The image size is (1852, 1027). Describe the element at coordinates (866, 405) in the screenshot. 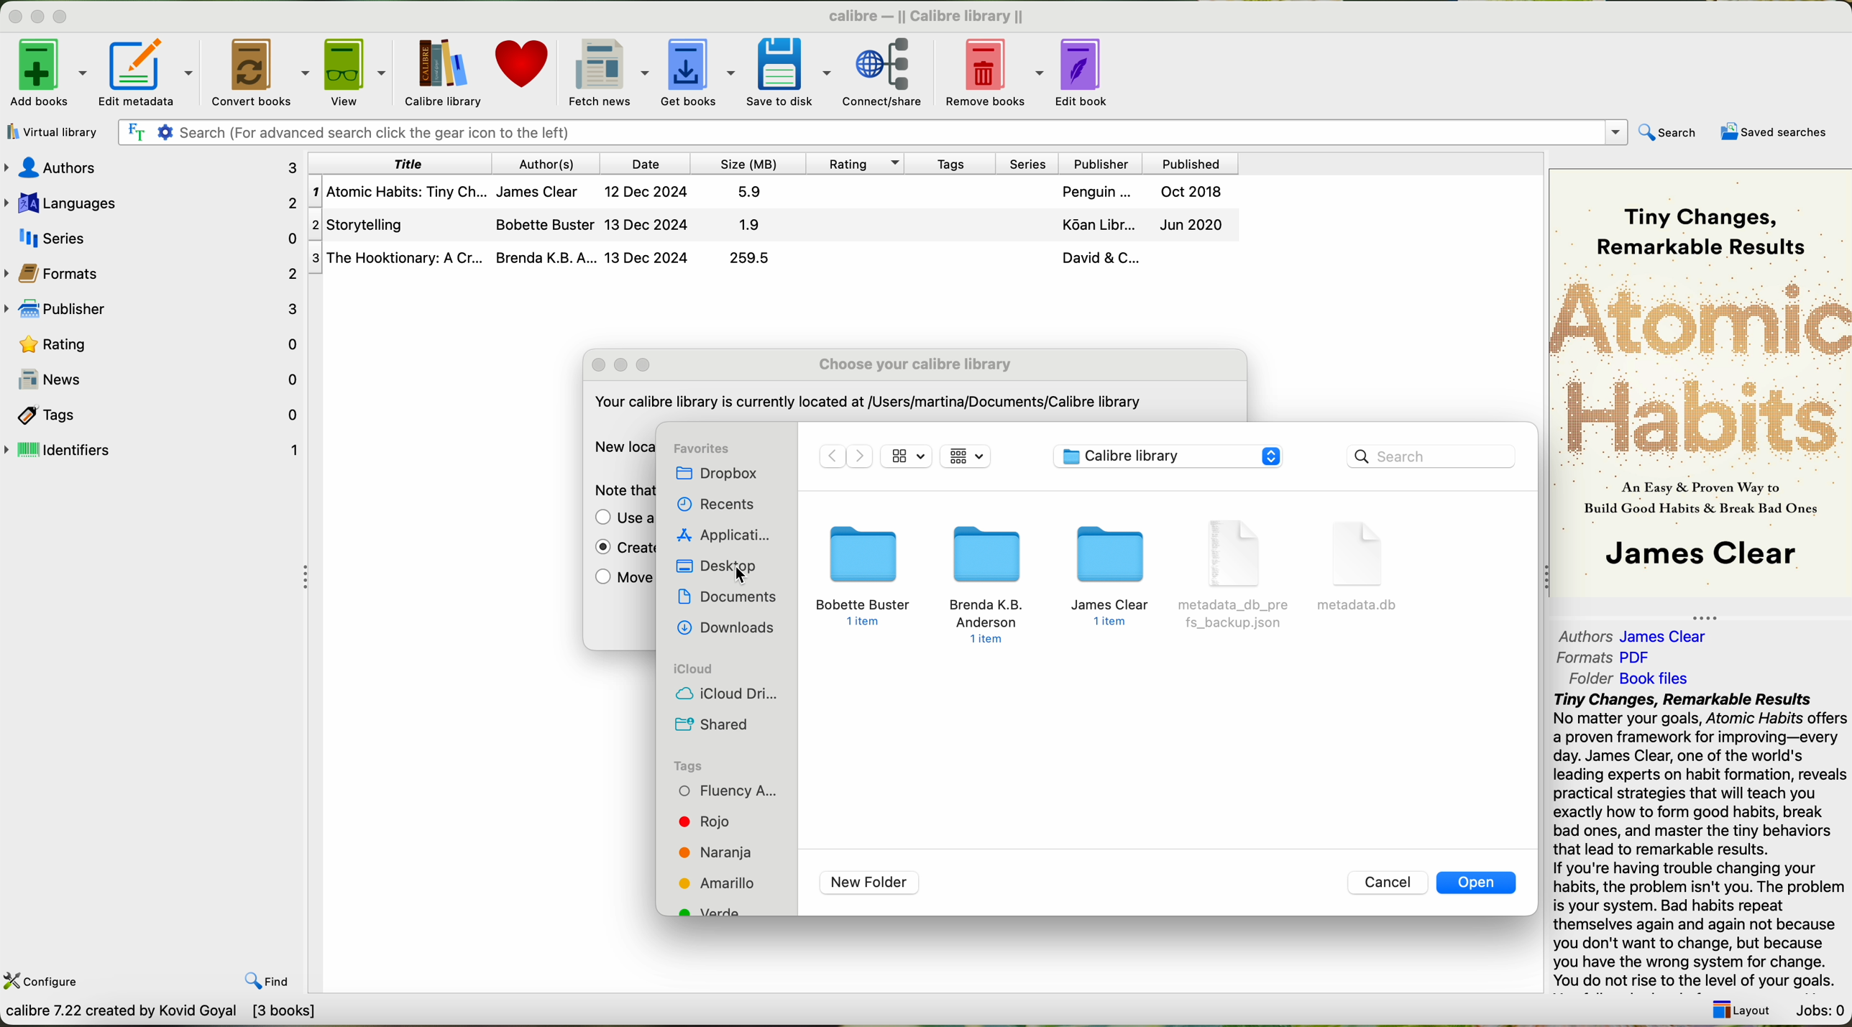

I see `‘Your calibre library Is currently located at /Users/martina/Documents/Calibre library` at that location.